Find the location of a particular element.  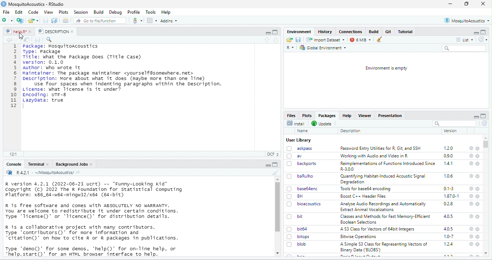

1.4.1 is located at coordinates (449, 163).